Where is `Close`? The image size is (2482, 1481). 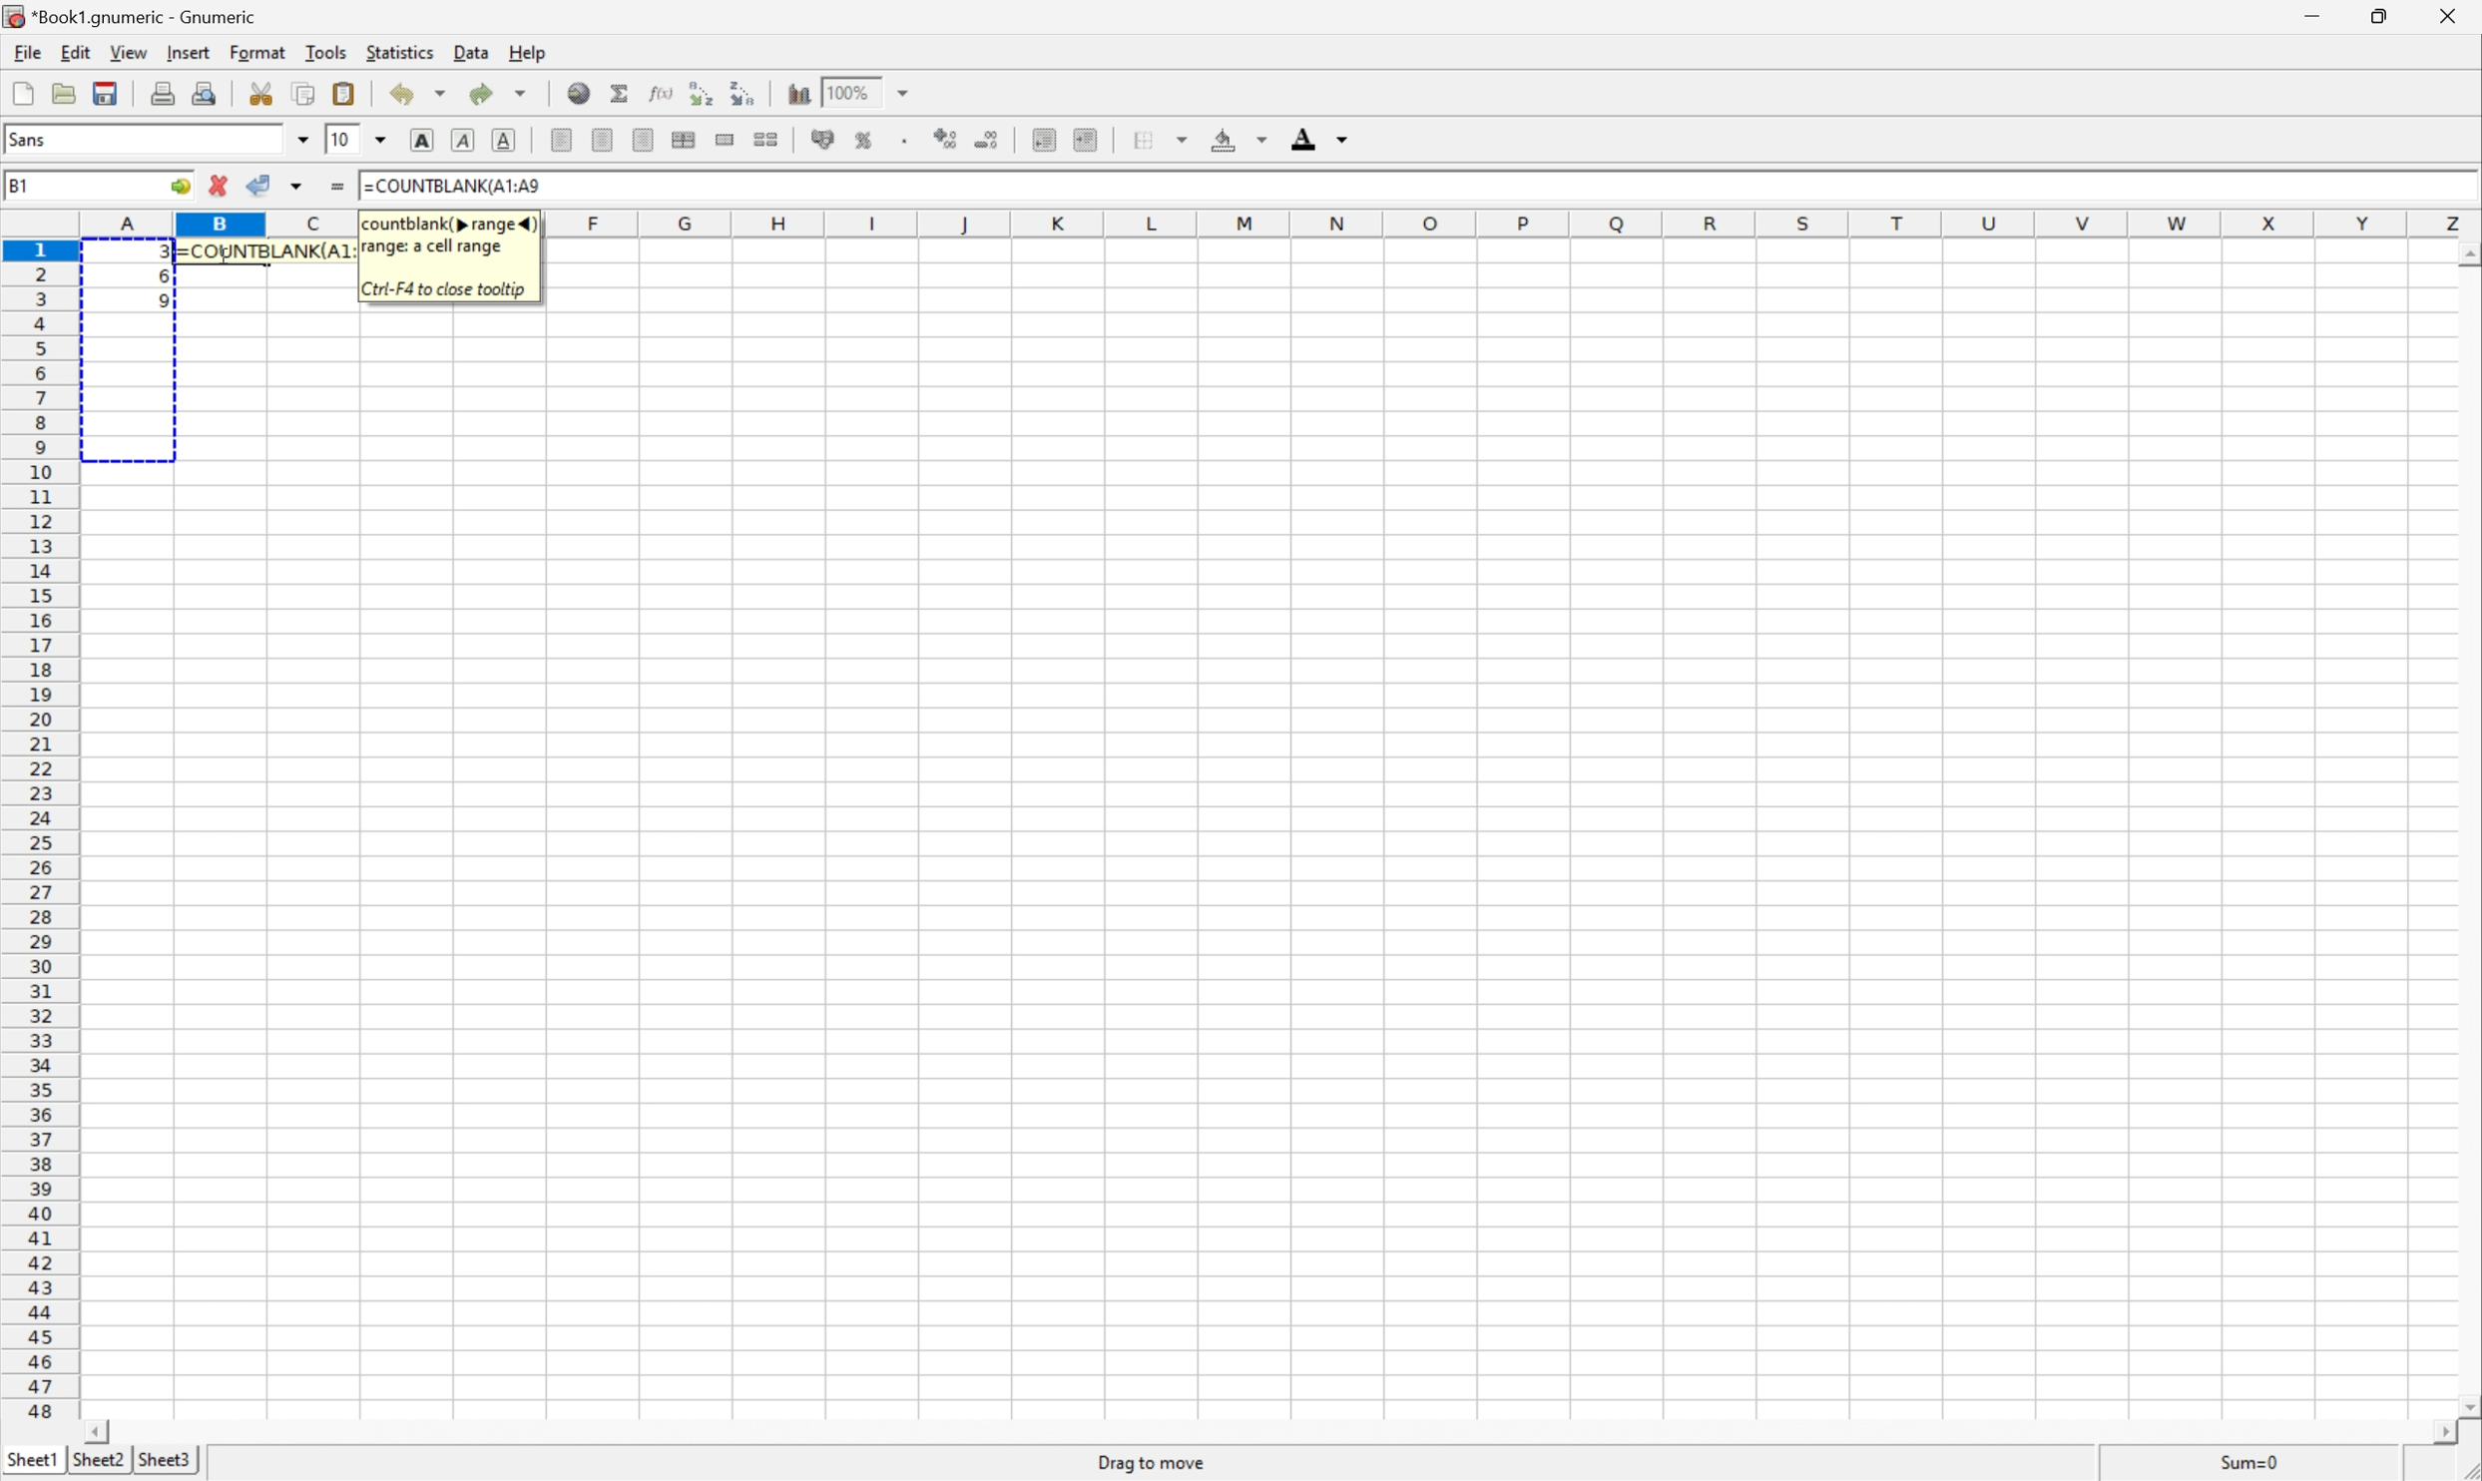 Close is located at coordinates (2442, 15).